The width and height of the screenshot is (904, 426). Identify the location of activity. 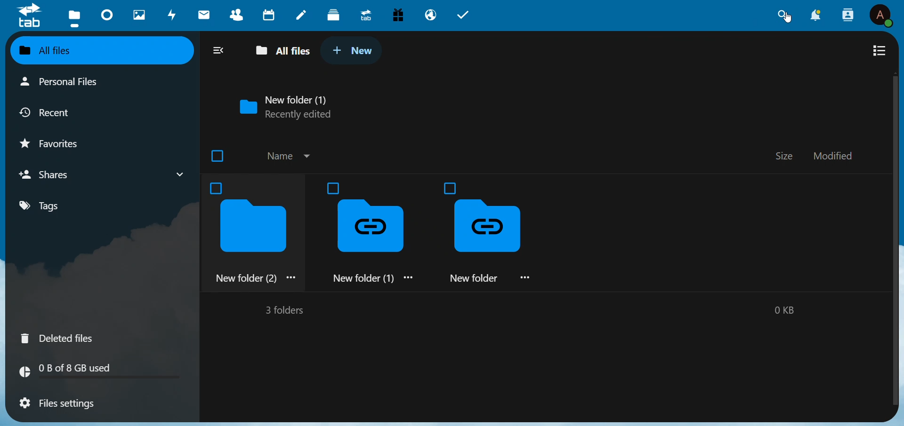
(173, 15).